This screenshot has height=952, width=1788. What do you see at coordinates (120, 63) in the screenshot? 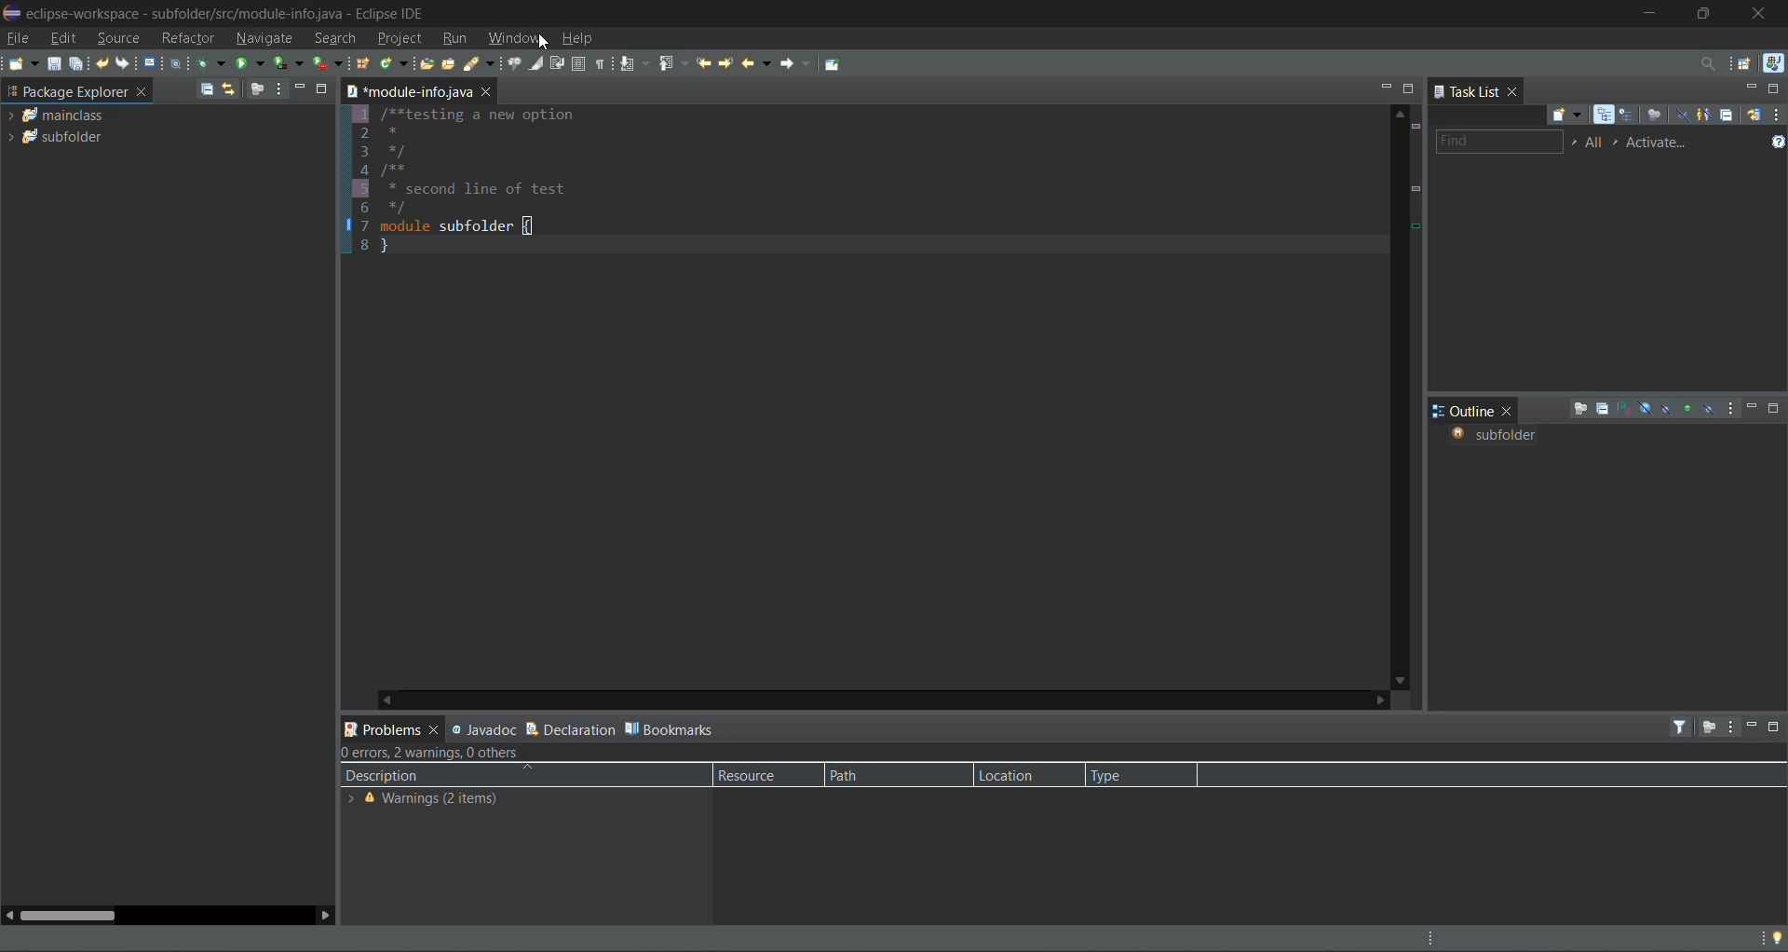
I see `redo` at bounding box center [120, 63].